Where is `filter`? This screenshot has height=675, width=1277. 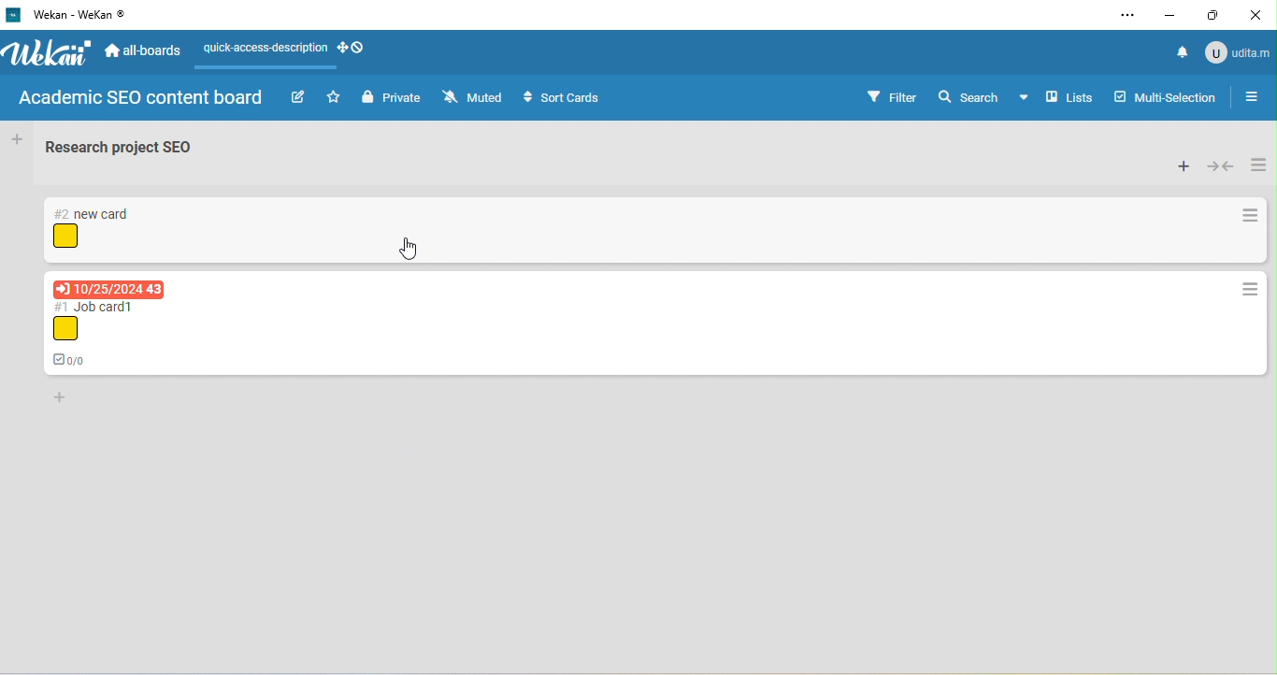
filter is located at coordinates (892, 96).